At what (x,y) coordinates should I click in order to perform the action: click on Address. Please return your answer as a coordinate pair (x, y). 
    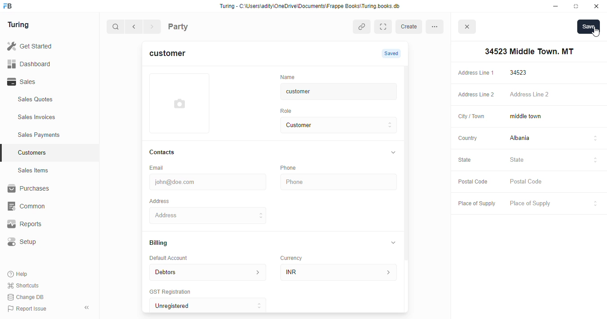
    Looking at the image, I should click on (165, 200).